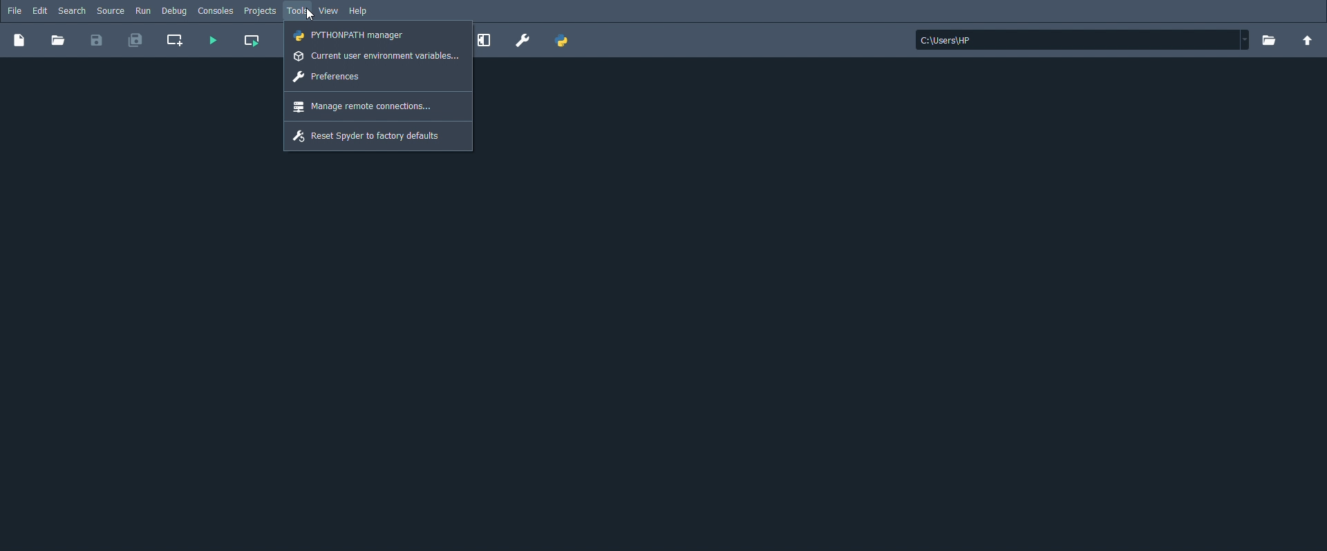 The width and height of the screenshot is (1327, 551). What do you see at coordinates (142, 11) in the screenshot?
I see `Run` at bounding box center [142, 11].